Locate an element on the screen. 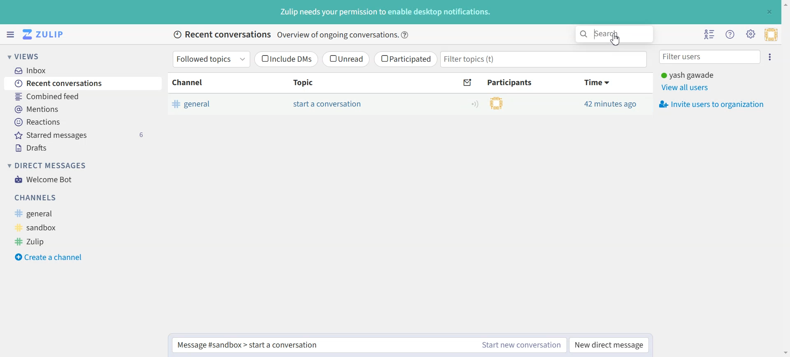  Close is located at coordinates (769, 12).